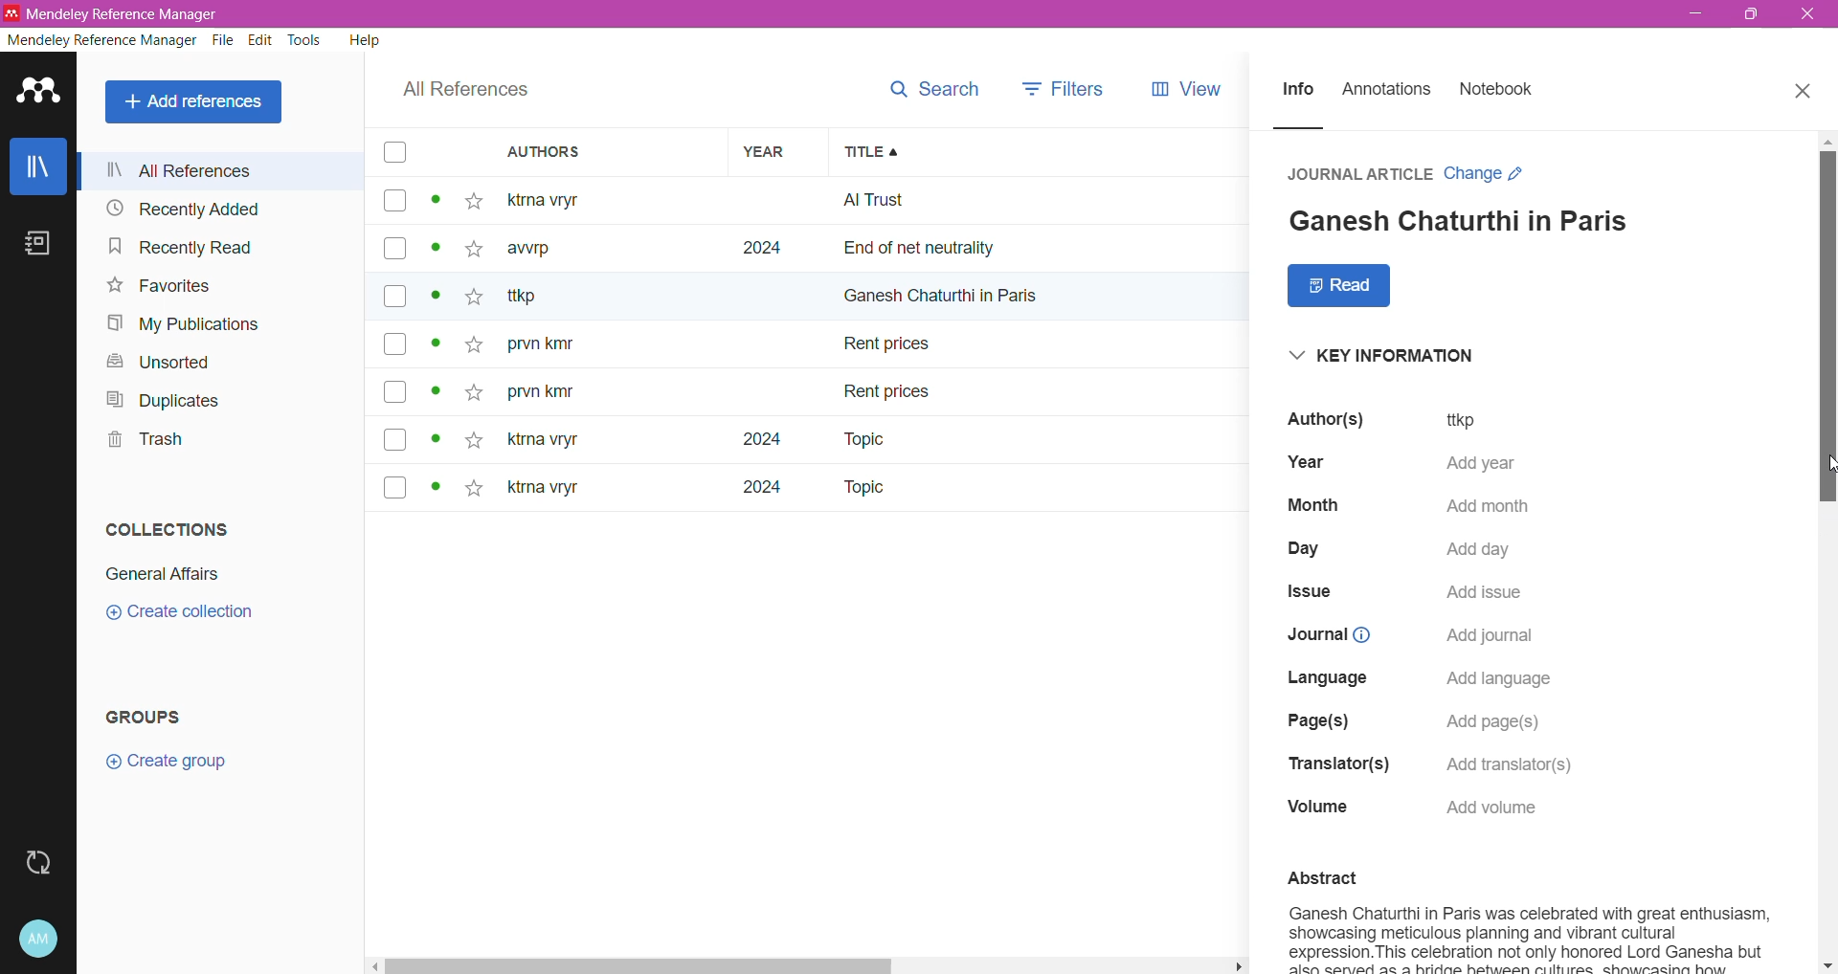 The image size is (1838, 974). Describe the element at coordinates (1339, 286) in the screenshot. I see `Click to open reading mode` at that location.